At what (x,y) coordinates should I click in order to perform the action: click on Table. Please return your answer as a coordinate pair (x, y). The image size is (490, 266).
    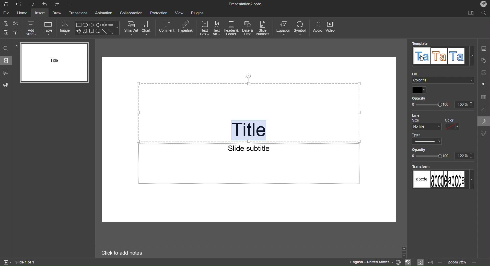
    Looking at the image, I should click on (48, 28).